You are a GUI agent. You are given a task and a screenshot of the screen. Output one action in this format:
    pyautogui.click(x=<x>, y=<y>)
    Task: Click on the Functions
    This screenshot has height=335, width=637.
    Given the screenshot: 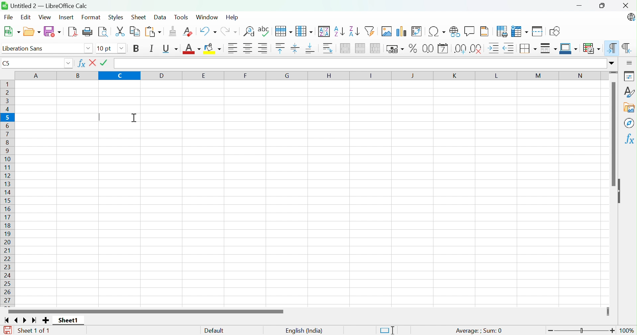 What is the action you would take?
    pyautogui.click(x=629, y=140)
    